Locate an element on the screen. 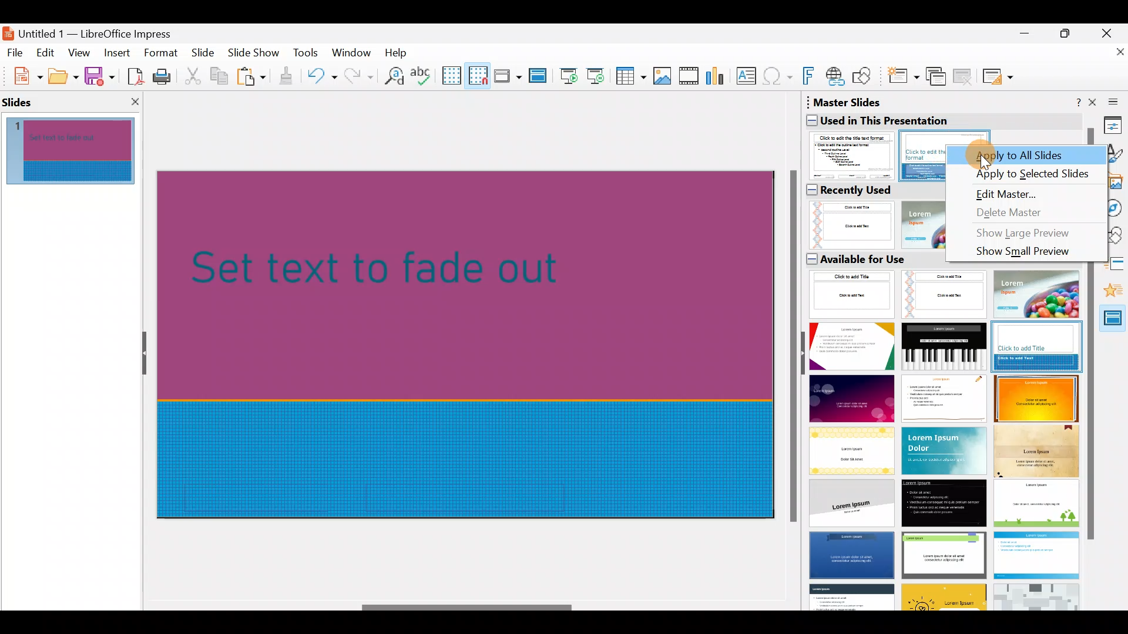  Maximise is located at coordinates (1068, 36).